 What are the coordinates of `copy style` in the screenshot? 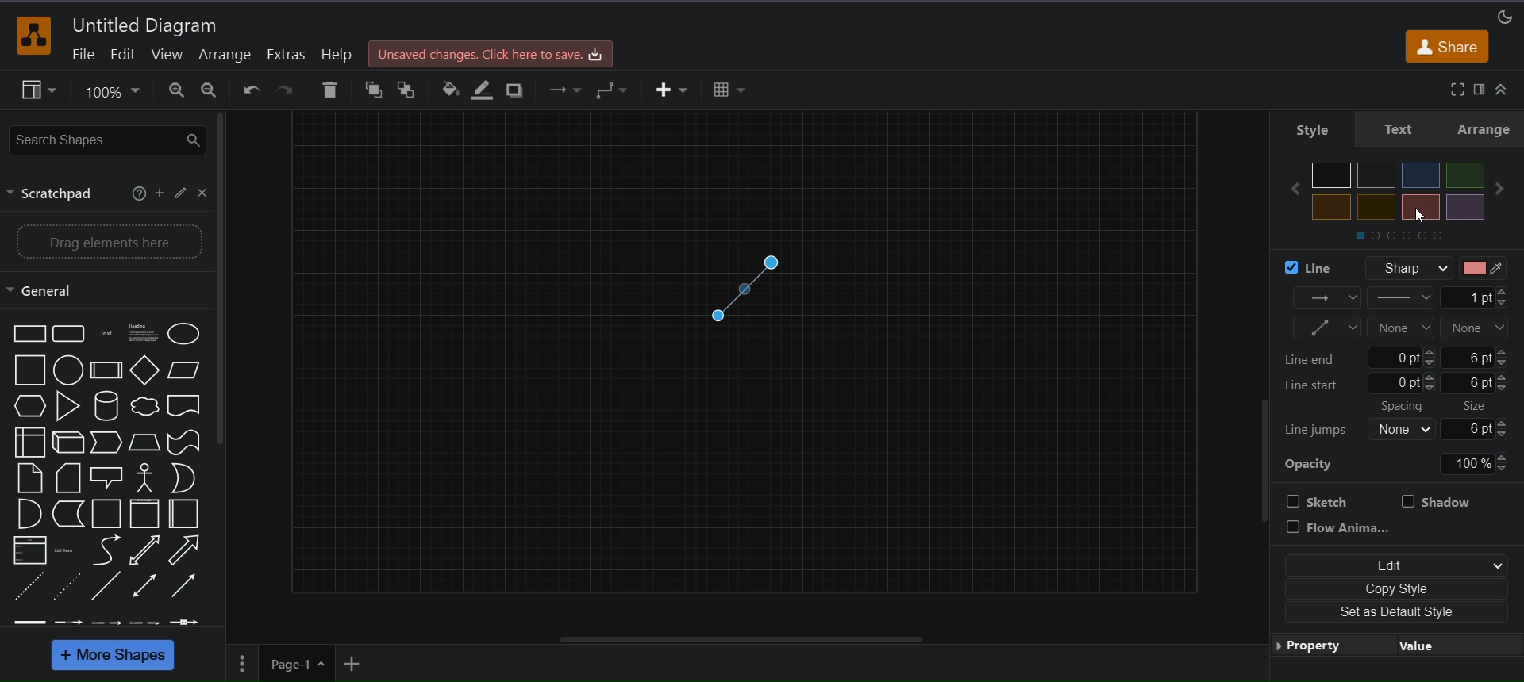 It's located at (1393, 591).